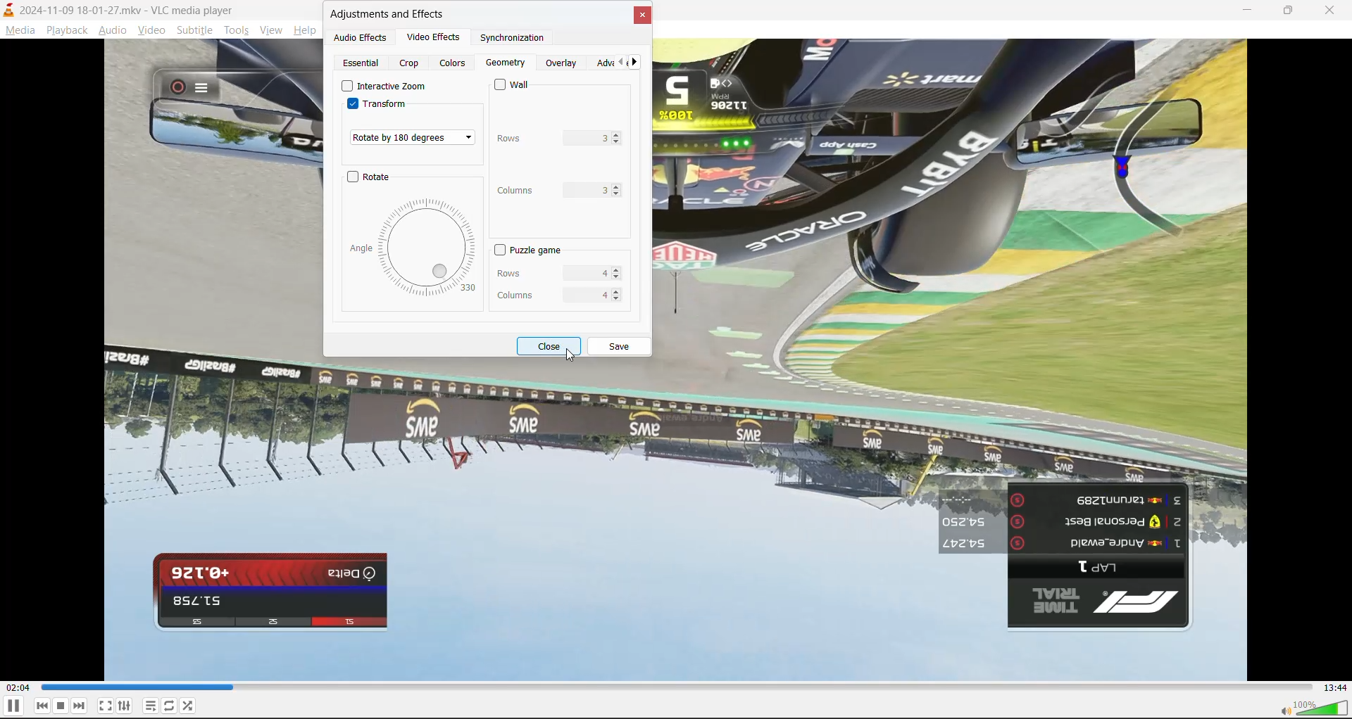 This screenshot has height=719, width=1352. Describe the element at coordinates (637, 64) in the screenshot. I see `next` at that location.